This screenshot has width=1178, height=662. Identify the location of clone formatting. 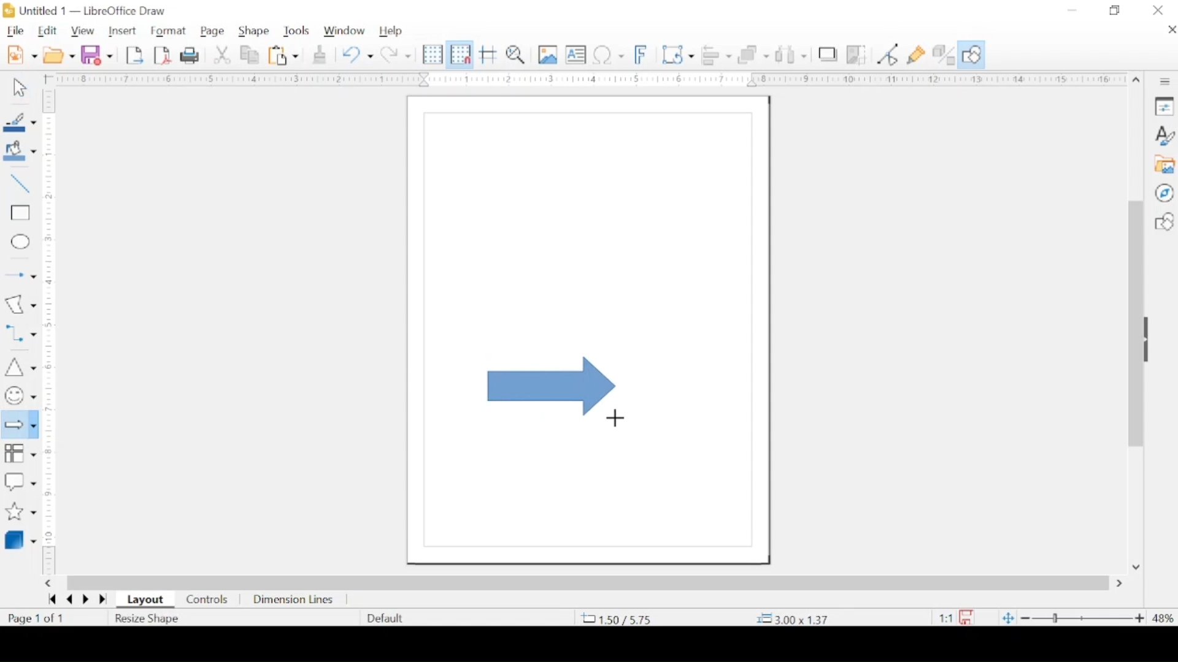
(320, 54).